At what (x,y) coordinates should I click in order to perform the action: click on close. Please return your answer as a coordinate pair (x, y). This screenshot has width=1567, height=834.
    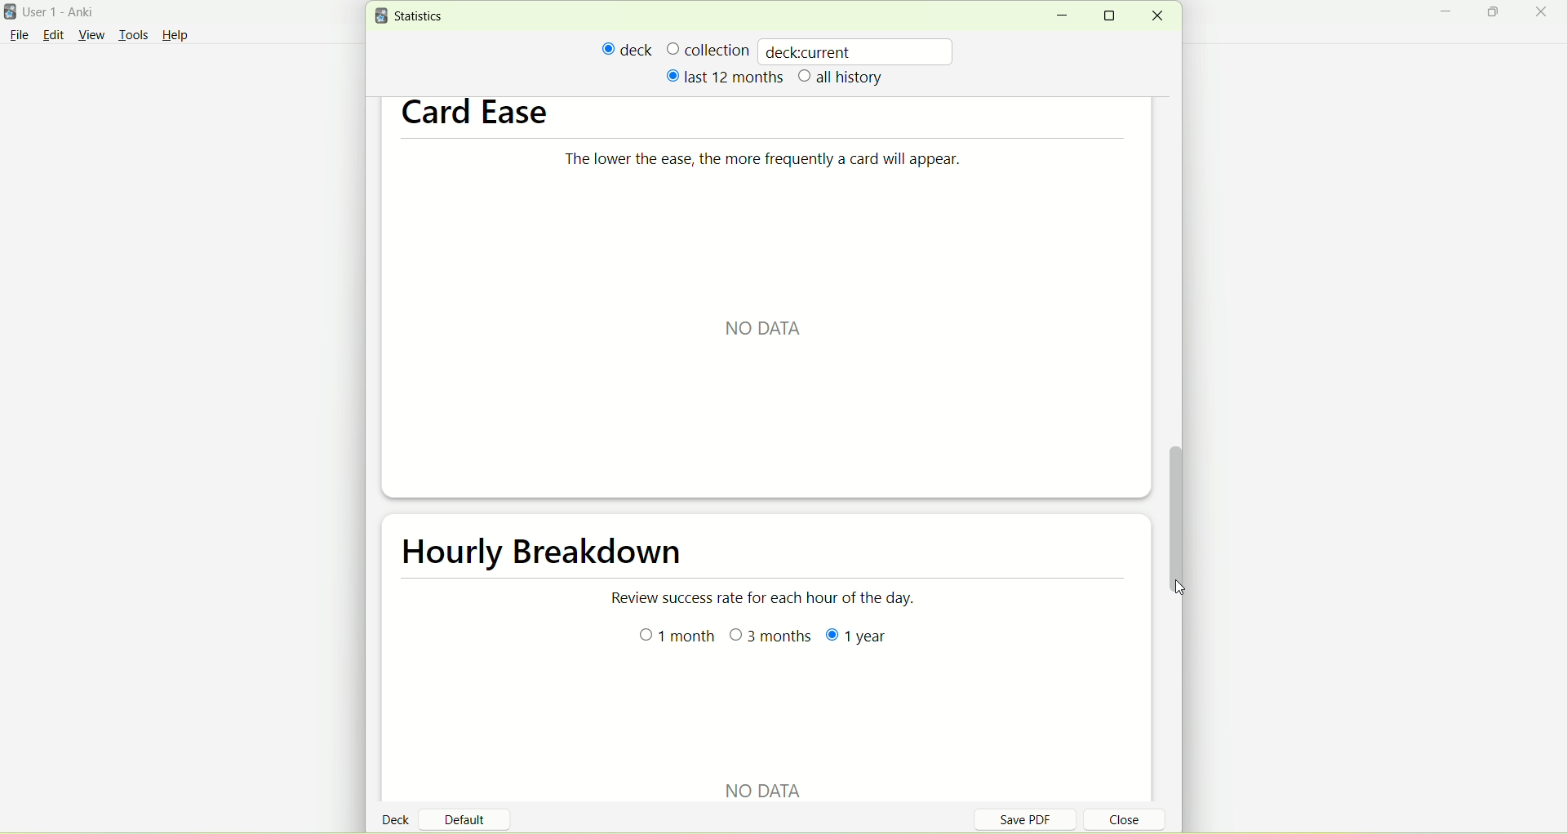
    Looking at the image, I should click on (1544, 13).